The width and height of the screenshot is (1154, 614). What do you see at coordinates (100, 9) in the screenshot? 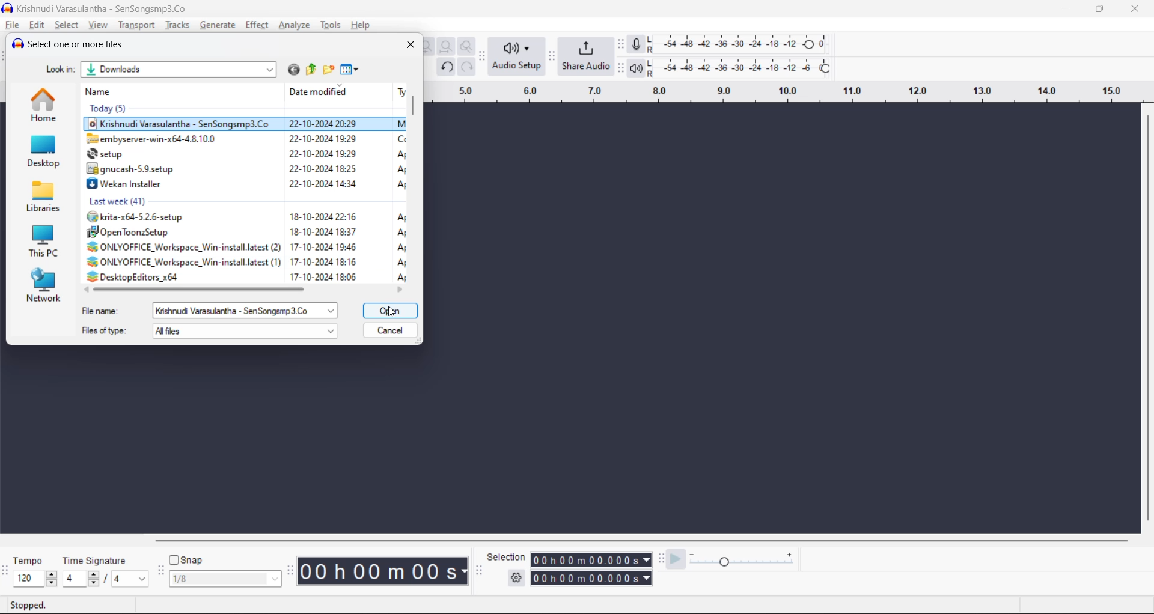
I see `Krishnudi Varasulantha - SenSongsmp3.Co` at bounding box center [100, 9].